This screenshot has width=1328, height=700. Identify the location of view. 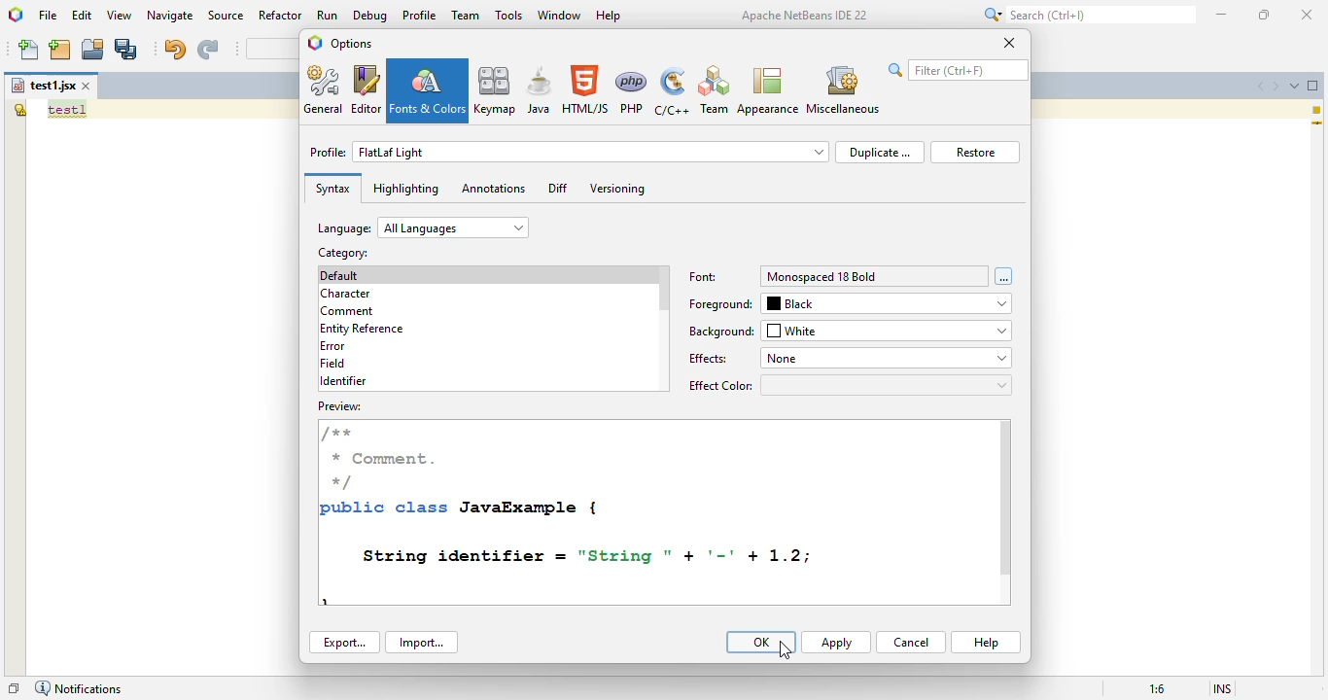
(120, 16).